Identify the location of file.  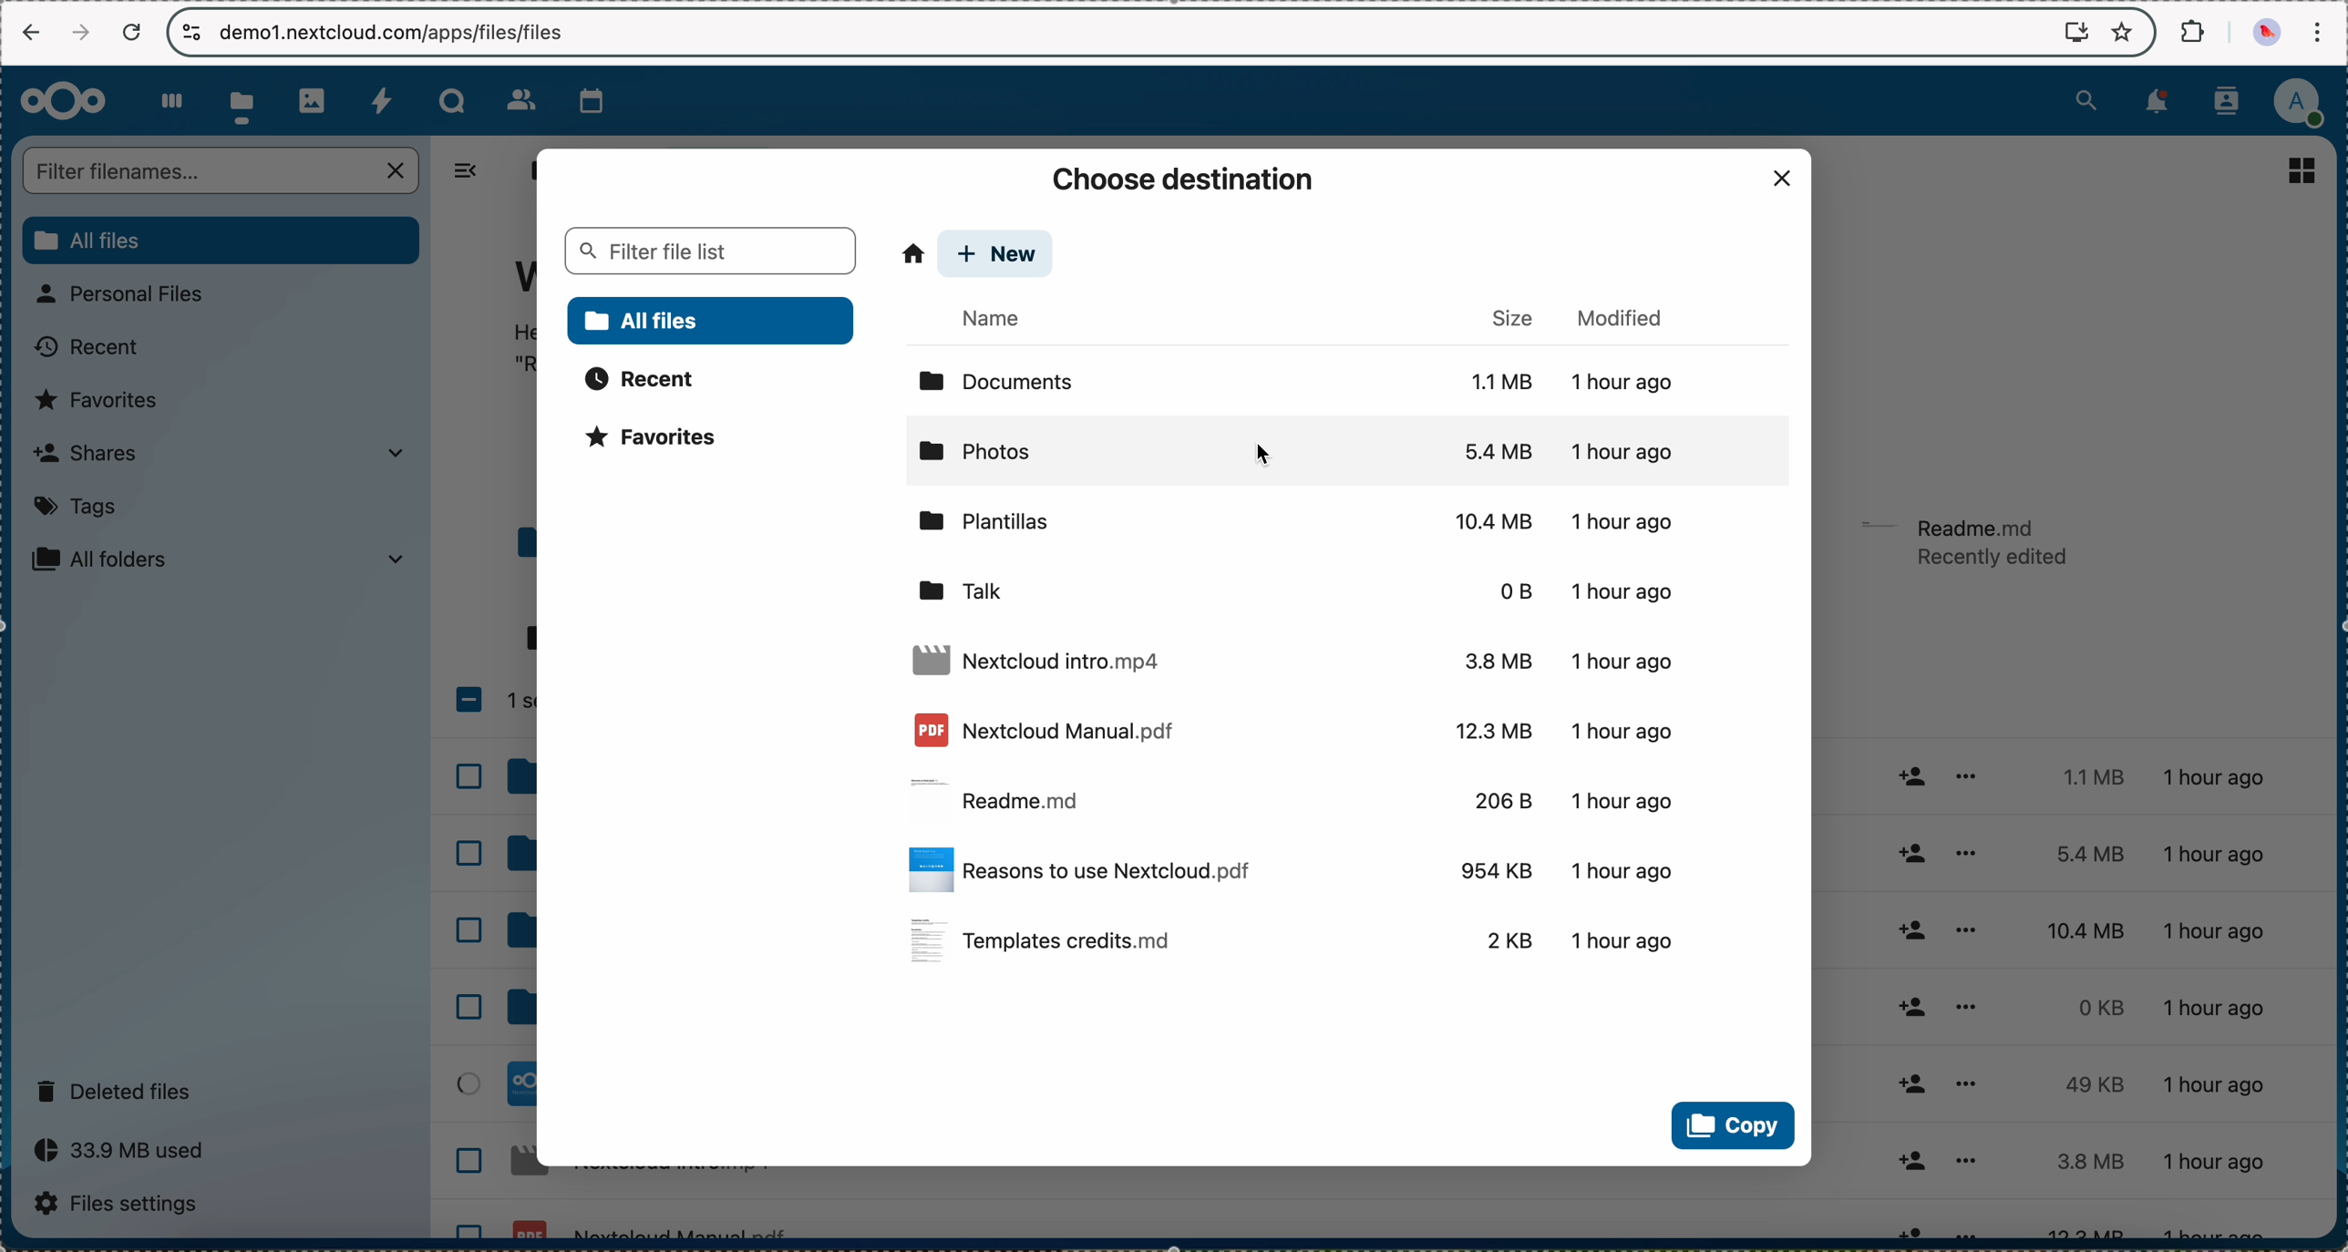
(1968, 544).